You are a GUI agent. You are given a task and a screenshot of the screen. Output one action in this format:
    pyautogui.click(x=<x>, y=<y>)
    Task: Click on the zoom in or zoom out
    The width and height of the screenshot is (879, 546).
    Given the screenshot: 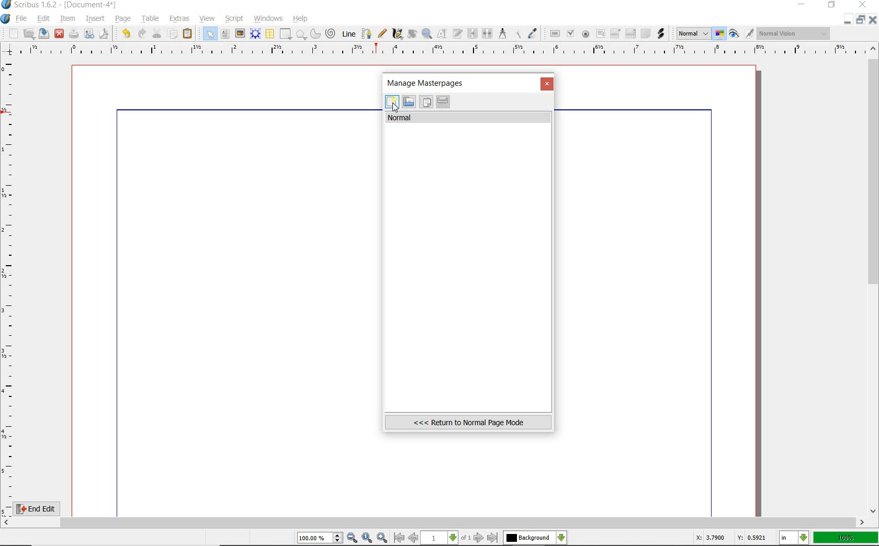 What is the action you would take?
    pyautogui.click(x=427, y=33)
    